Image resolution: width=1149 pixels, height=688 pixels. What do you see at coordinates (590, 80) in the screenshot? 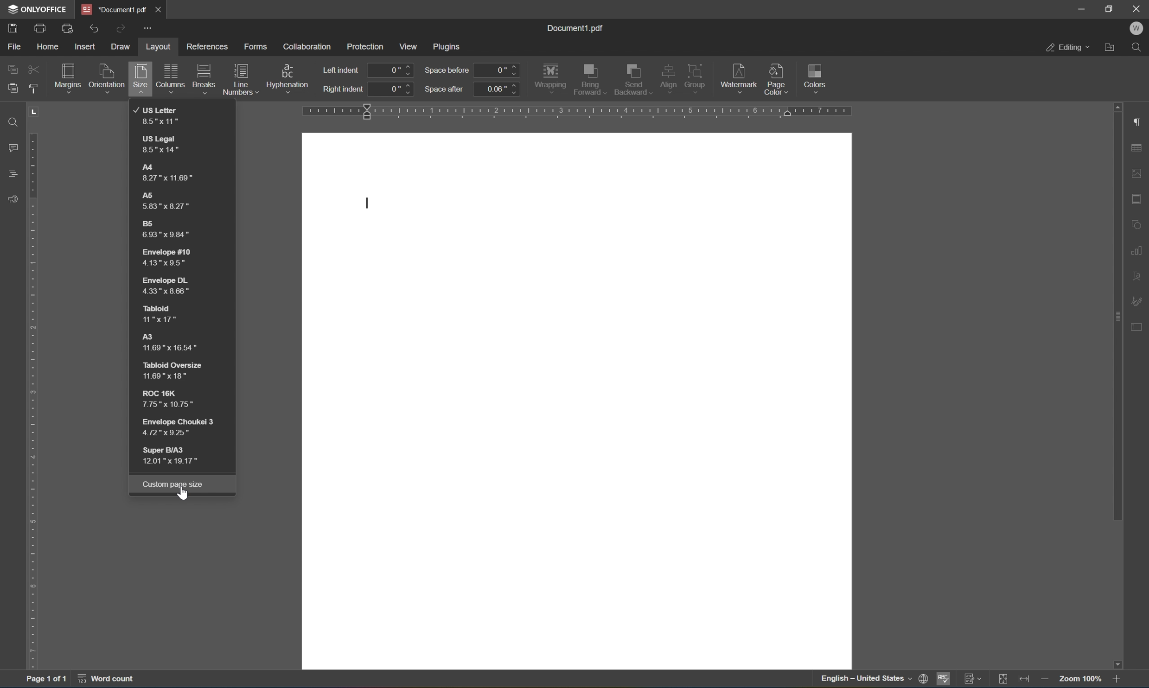
I see `bring forward` at bounding box center [590, 80].